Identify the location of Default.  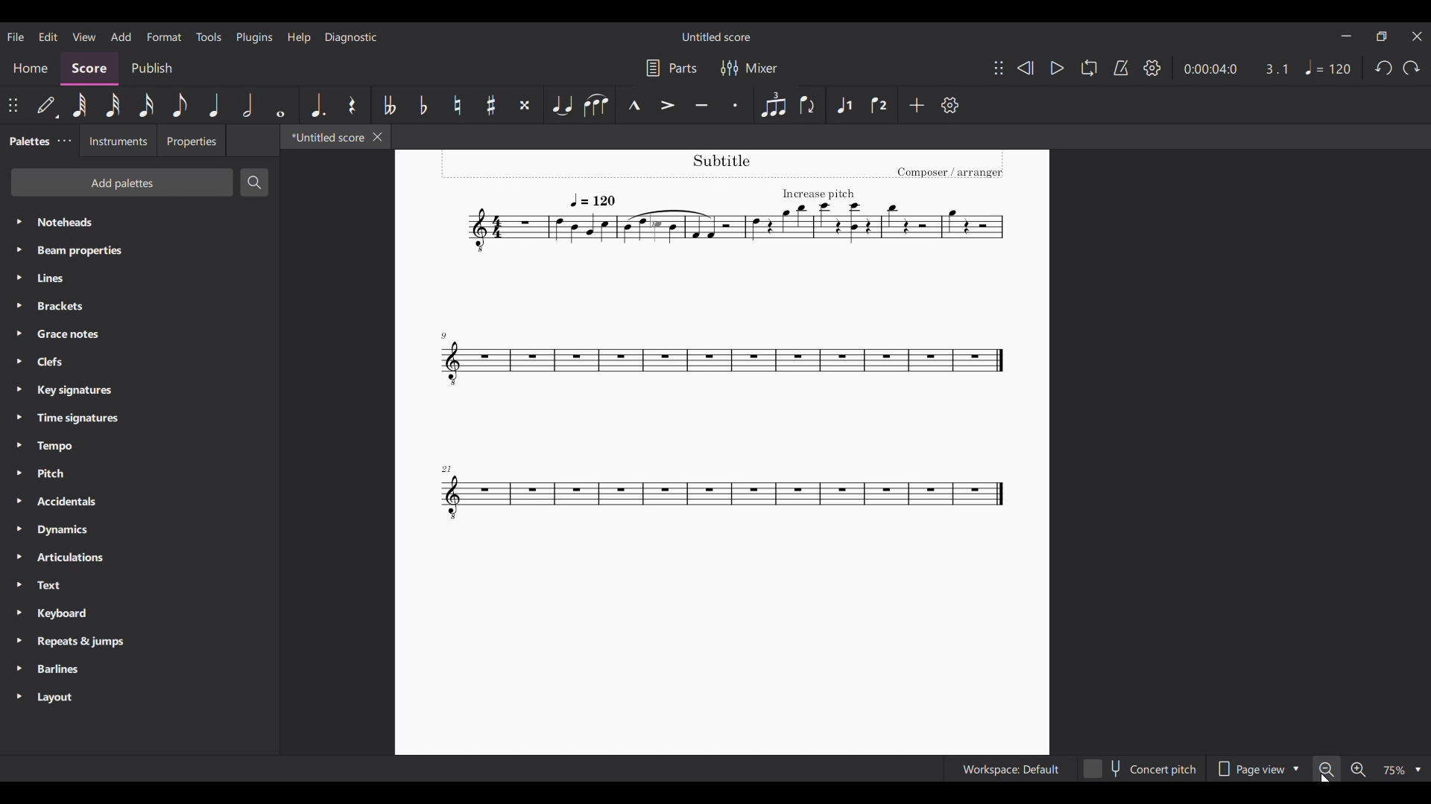
(47, 105).